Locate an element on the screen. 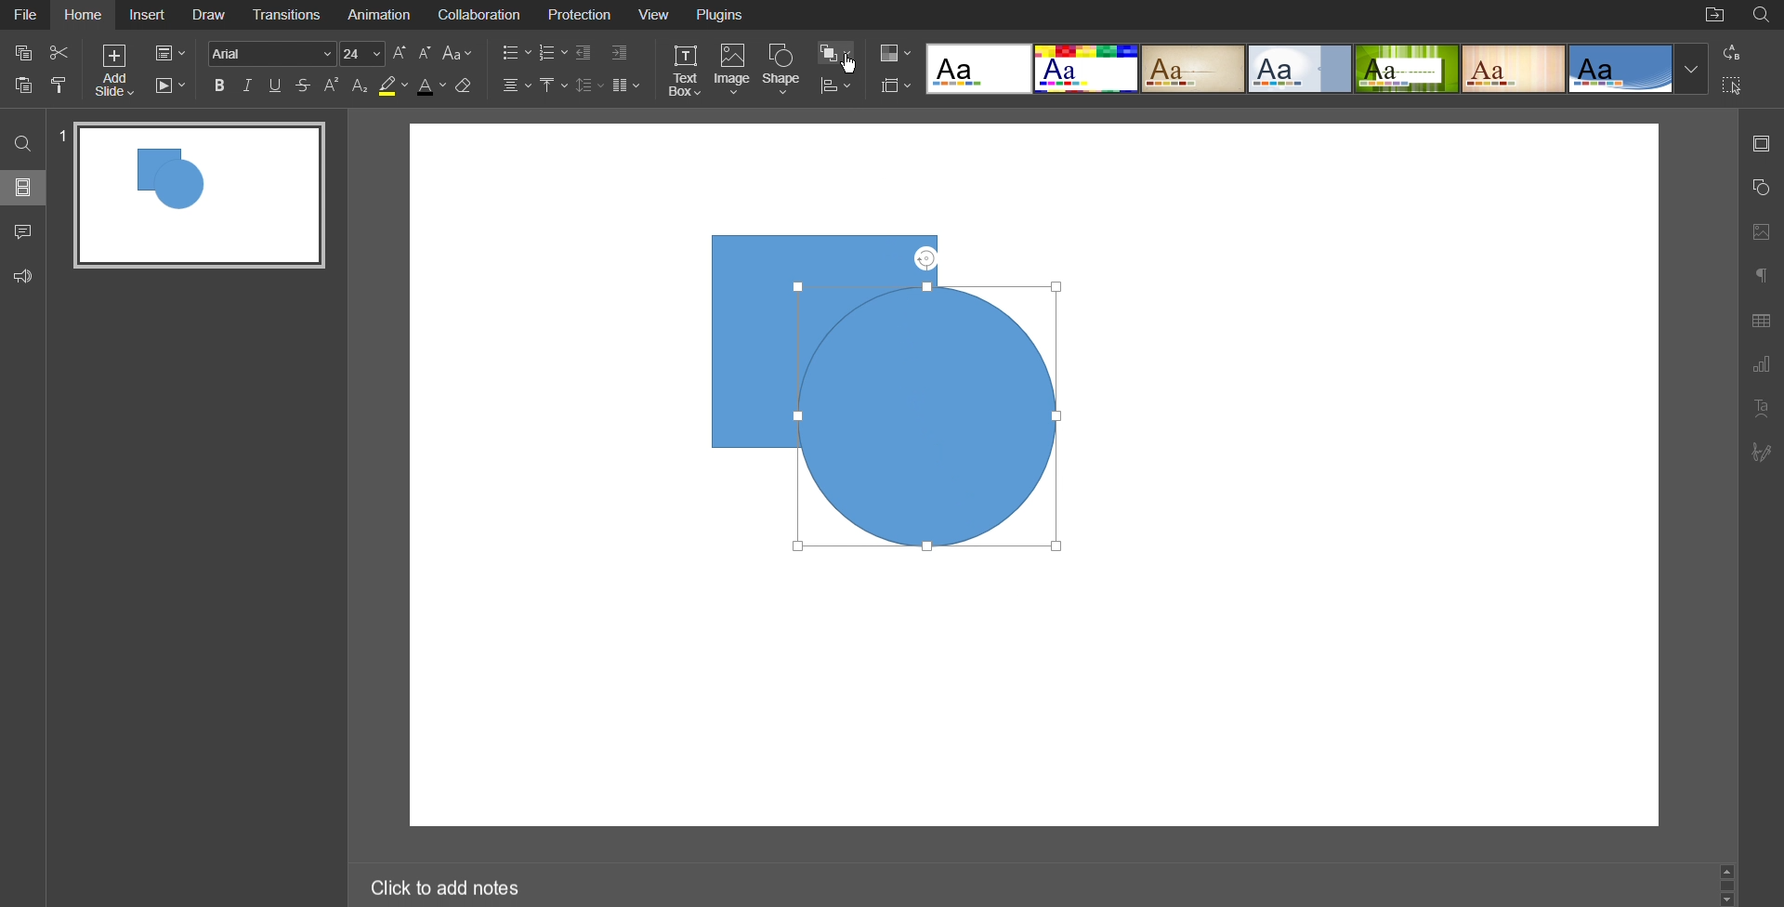  Copy is located at coordinates (21, 55).